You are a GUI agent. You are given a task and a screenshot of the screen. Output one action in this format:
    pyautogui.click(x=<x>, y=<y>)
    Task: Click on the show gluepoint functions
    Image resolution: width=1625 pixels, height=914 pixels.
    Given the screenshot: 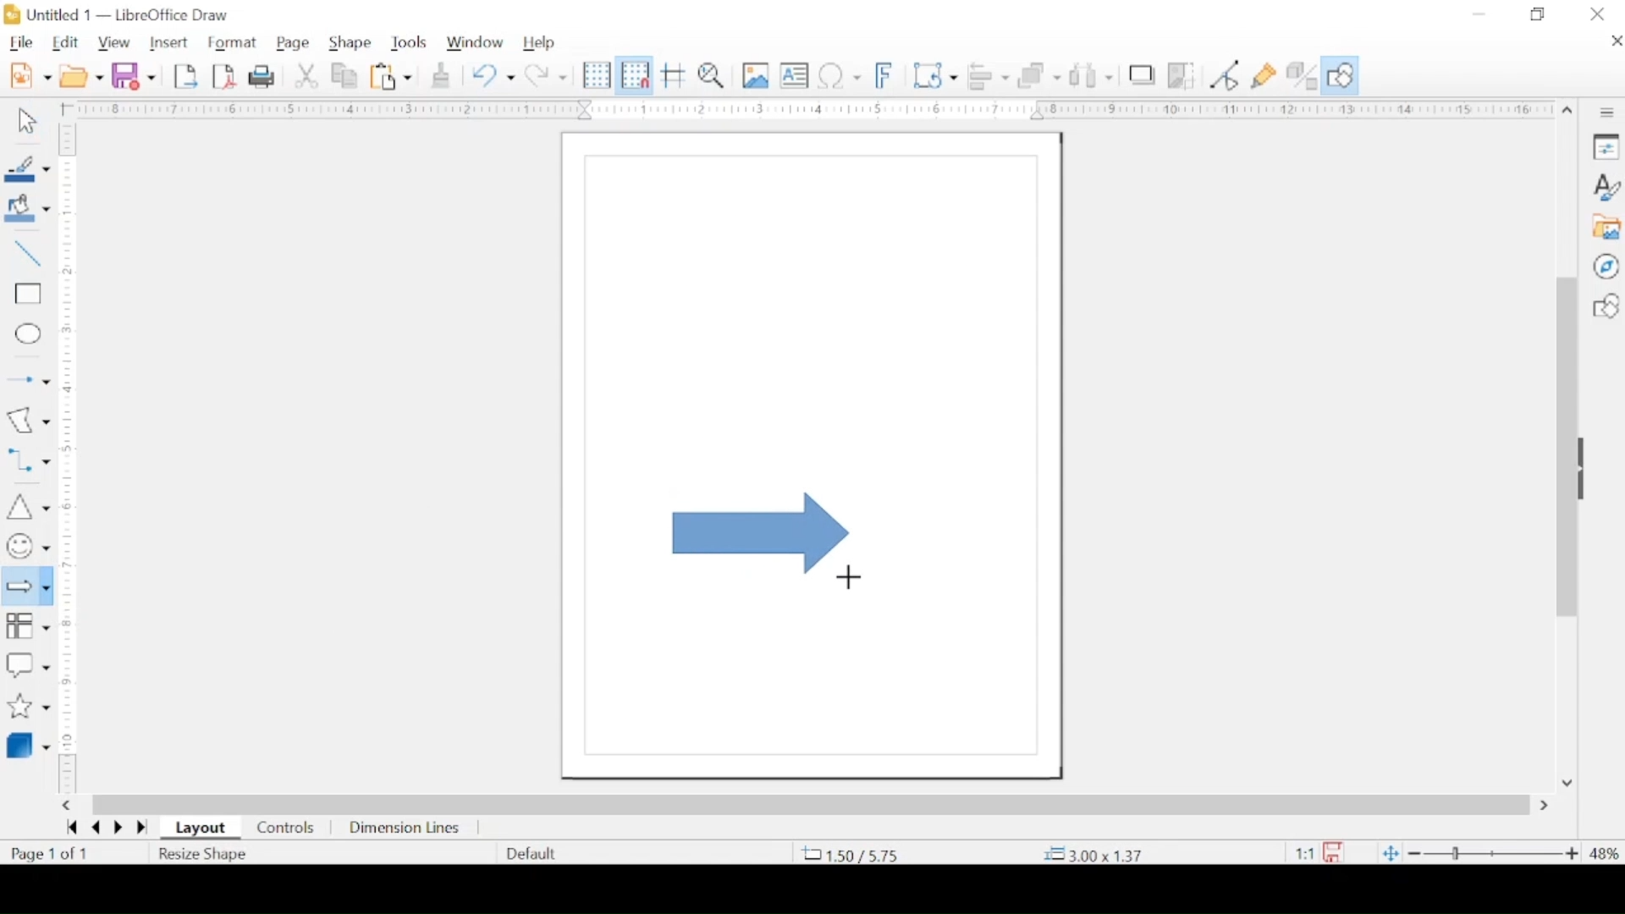 What is the action you would take?
    pyautogui.click(x=1264, y=75)
    